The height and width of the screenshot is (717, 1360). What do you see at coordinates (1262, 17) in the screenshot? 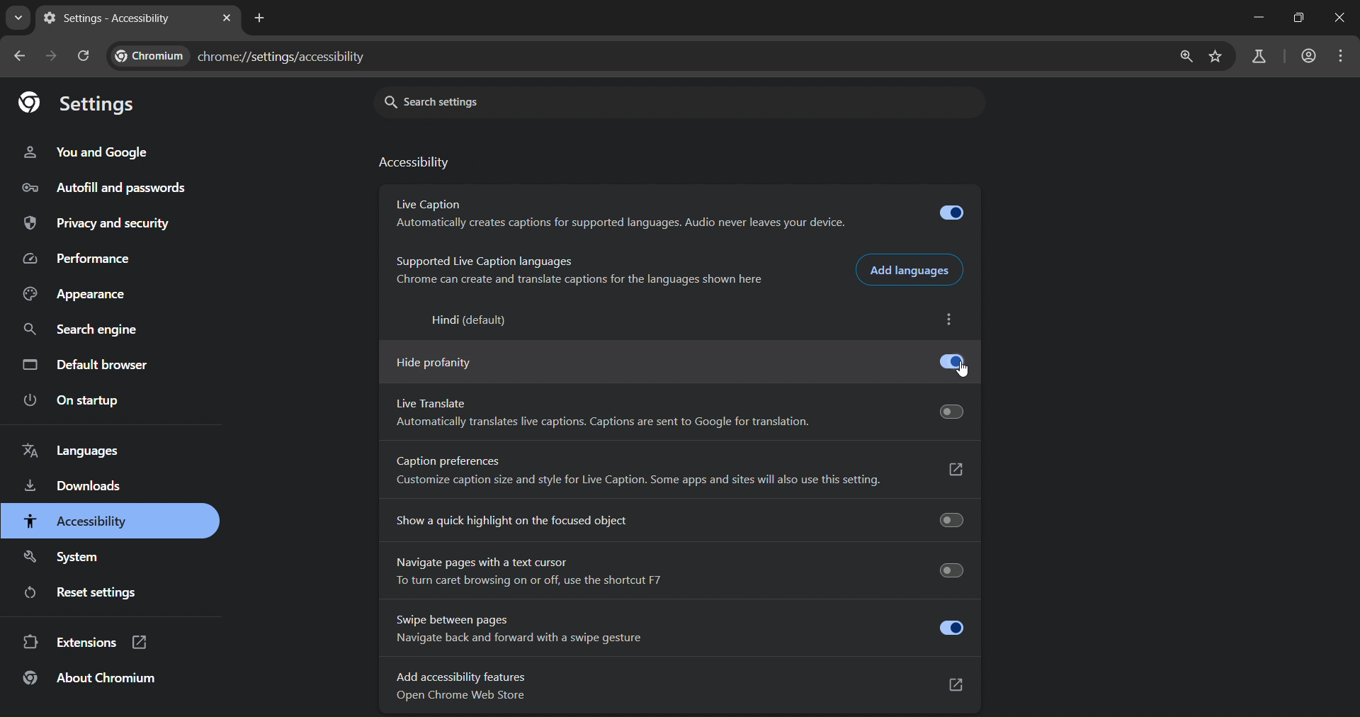
I see `minimize` at bounding box center [1262, 17].